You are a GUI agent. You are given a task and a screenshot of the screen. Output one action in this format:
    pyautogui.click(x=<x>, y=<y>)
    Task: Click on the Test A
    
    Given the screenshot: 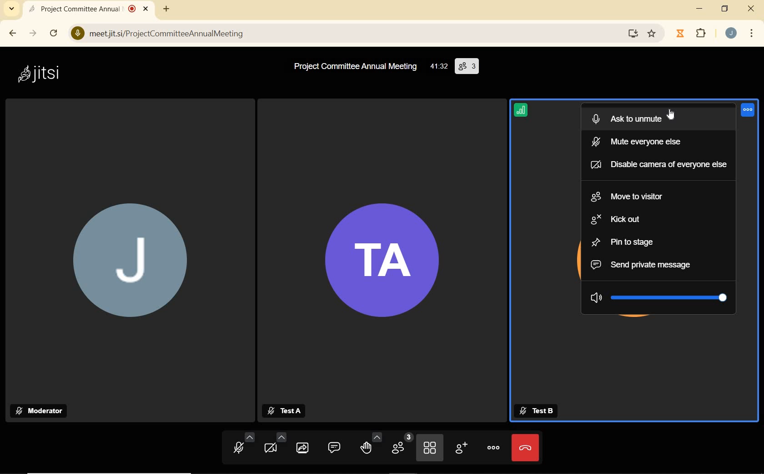 What is the action you would take?
    pyautogui.click(x=283, y=411)
    